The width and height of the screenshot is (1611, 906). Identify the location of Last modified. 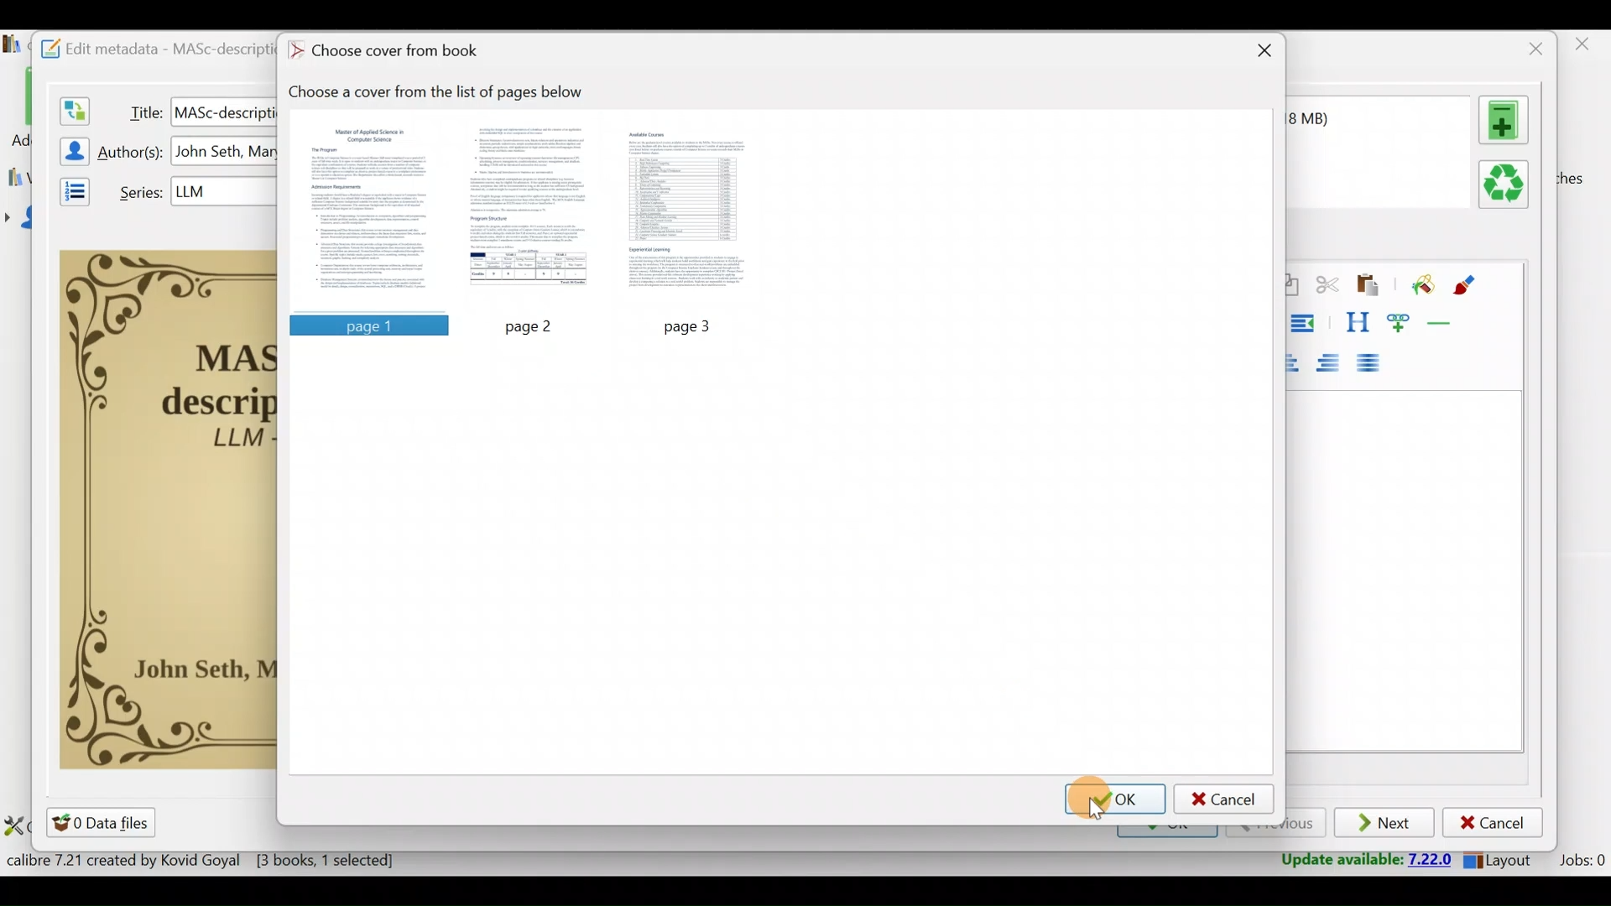
(1331, 118).